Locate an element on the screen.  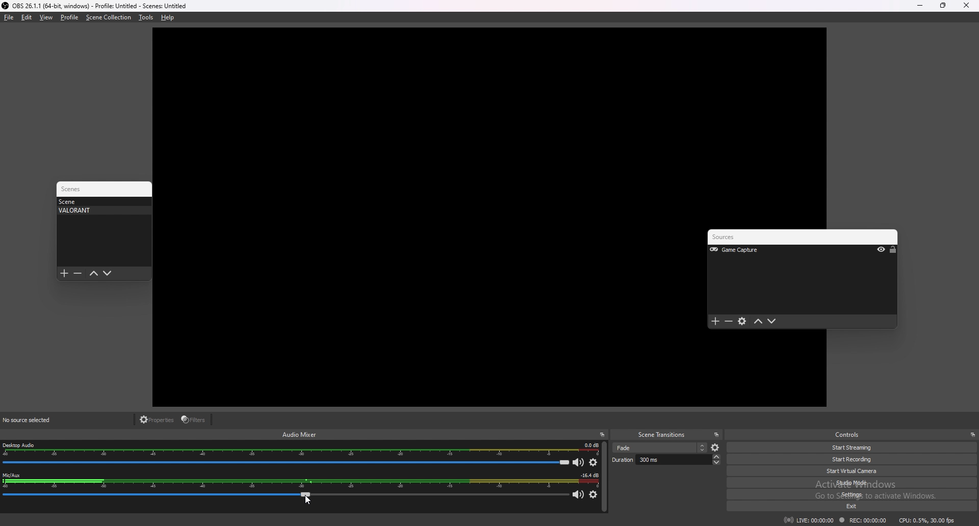
file is located at coordinates (9, 17).